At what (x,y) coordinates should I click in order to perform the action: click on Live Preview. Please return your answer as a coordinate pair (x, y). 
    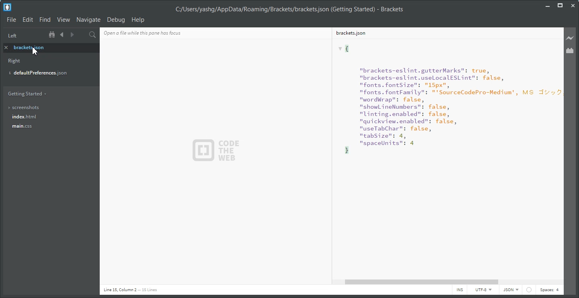
    Looking at the image, I should click on (570, 38).